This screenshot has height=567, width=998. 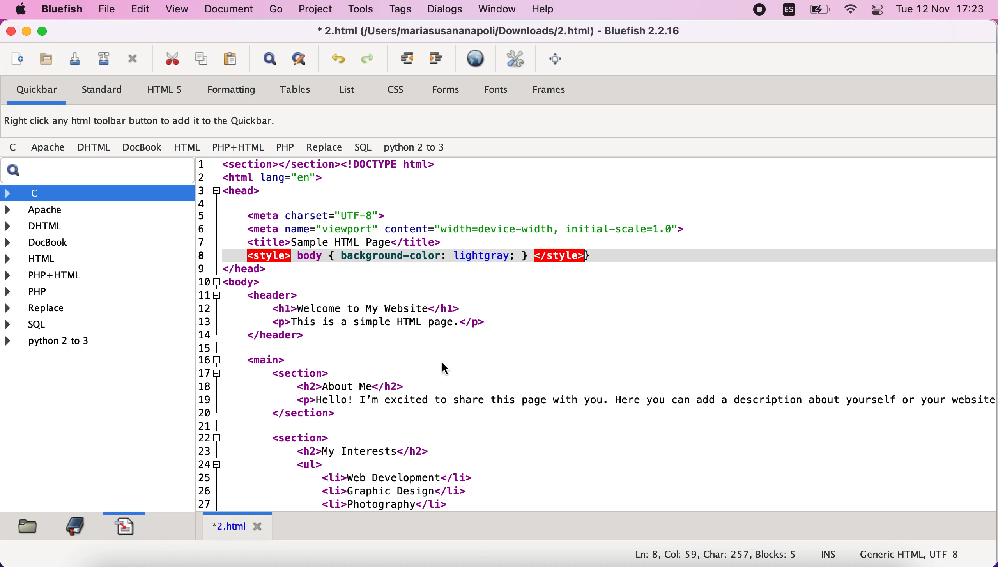 I want to click on replace, so click(x=67, y=309).